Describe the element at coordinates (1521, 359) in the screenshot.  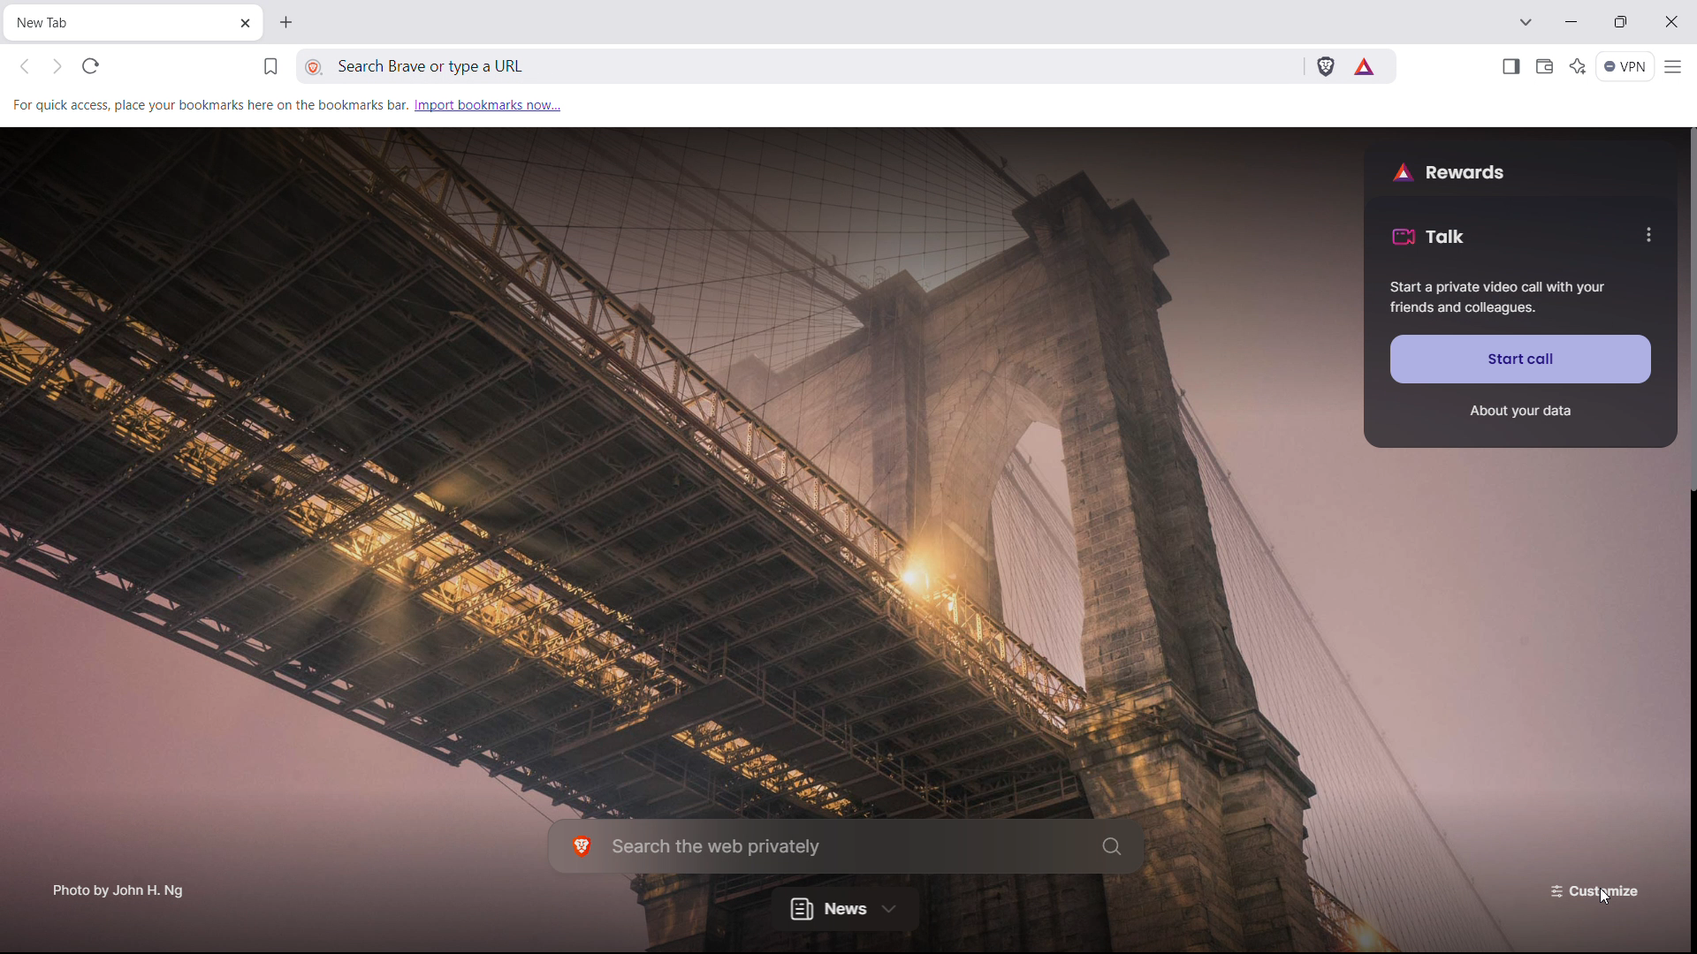
I see `start call` at that location.